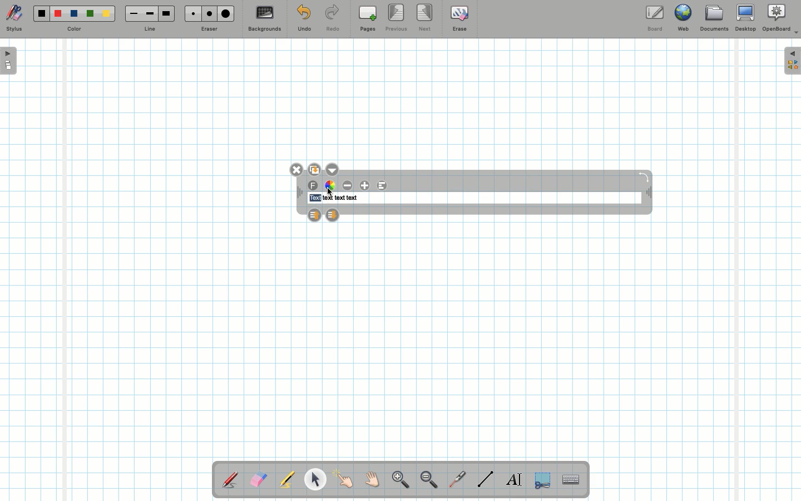 This screenshot has height=501, width=801. Describe the element at coordinates (486, 479) in the screenshot. I see `Line` at that location.